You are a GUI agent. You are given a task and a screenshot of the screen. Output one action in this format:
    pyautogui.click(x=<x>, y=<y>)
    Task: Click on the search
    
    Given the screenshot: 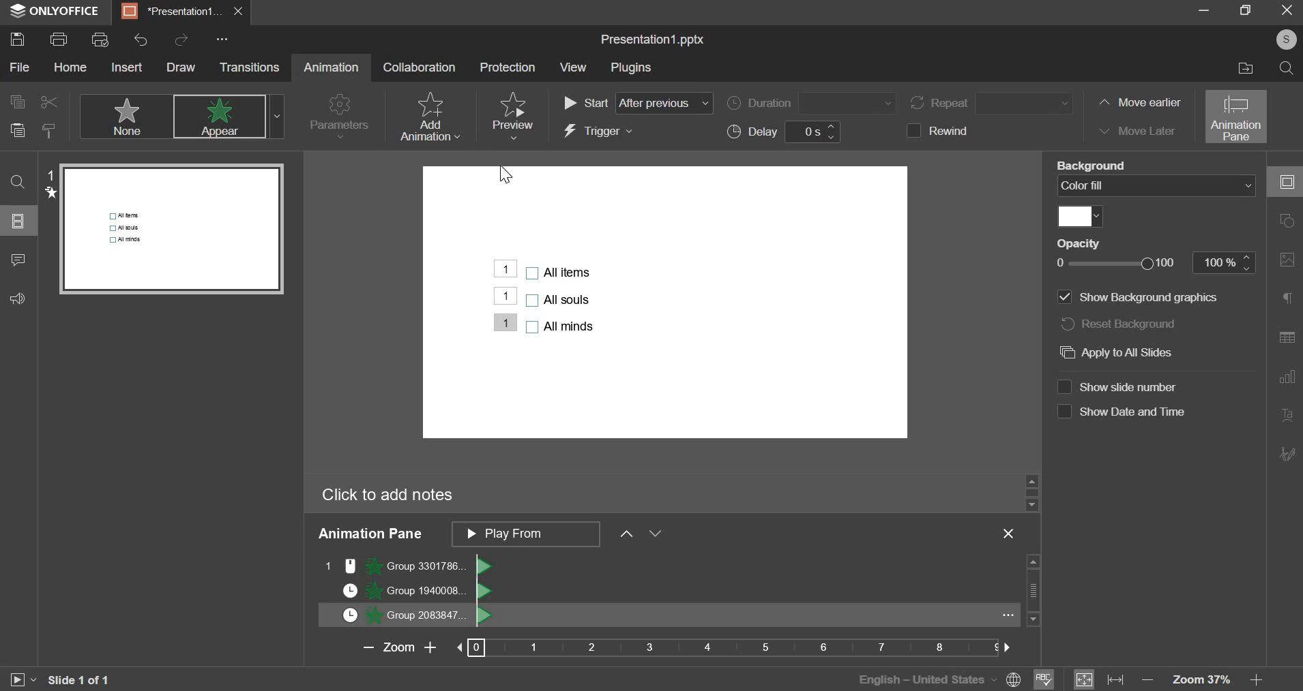 What is the action you would take?
    pyautogui.click(x=1288, y=67)
    